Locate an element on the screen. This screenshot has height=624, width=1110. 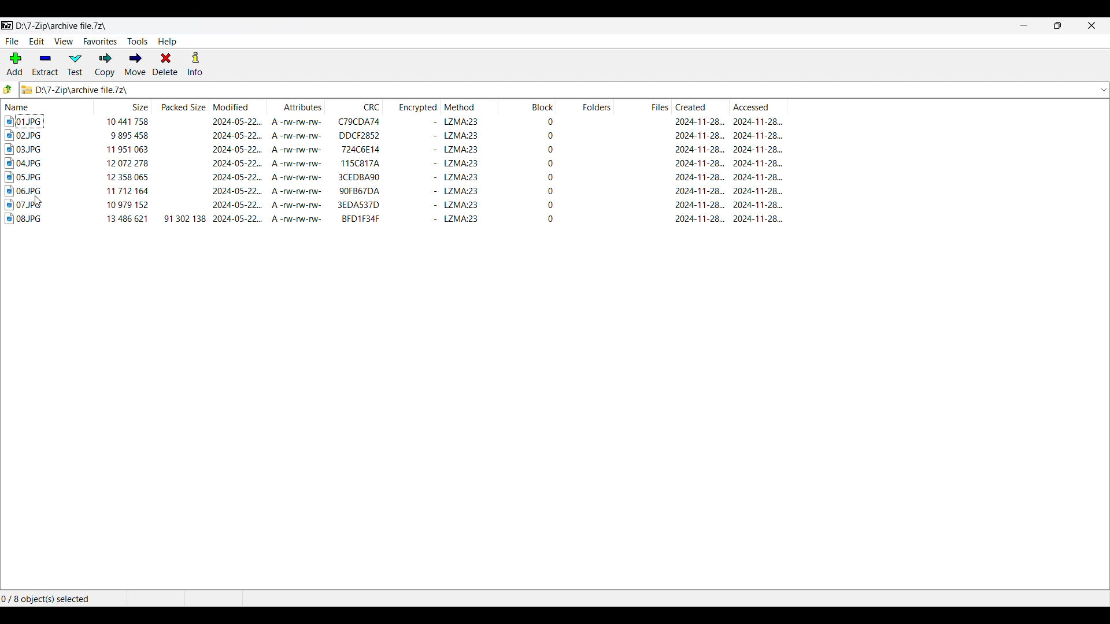
Block column is located at coordinates (529, 106).